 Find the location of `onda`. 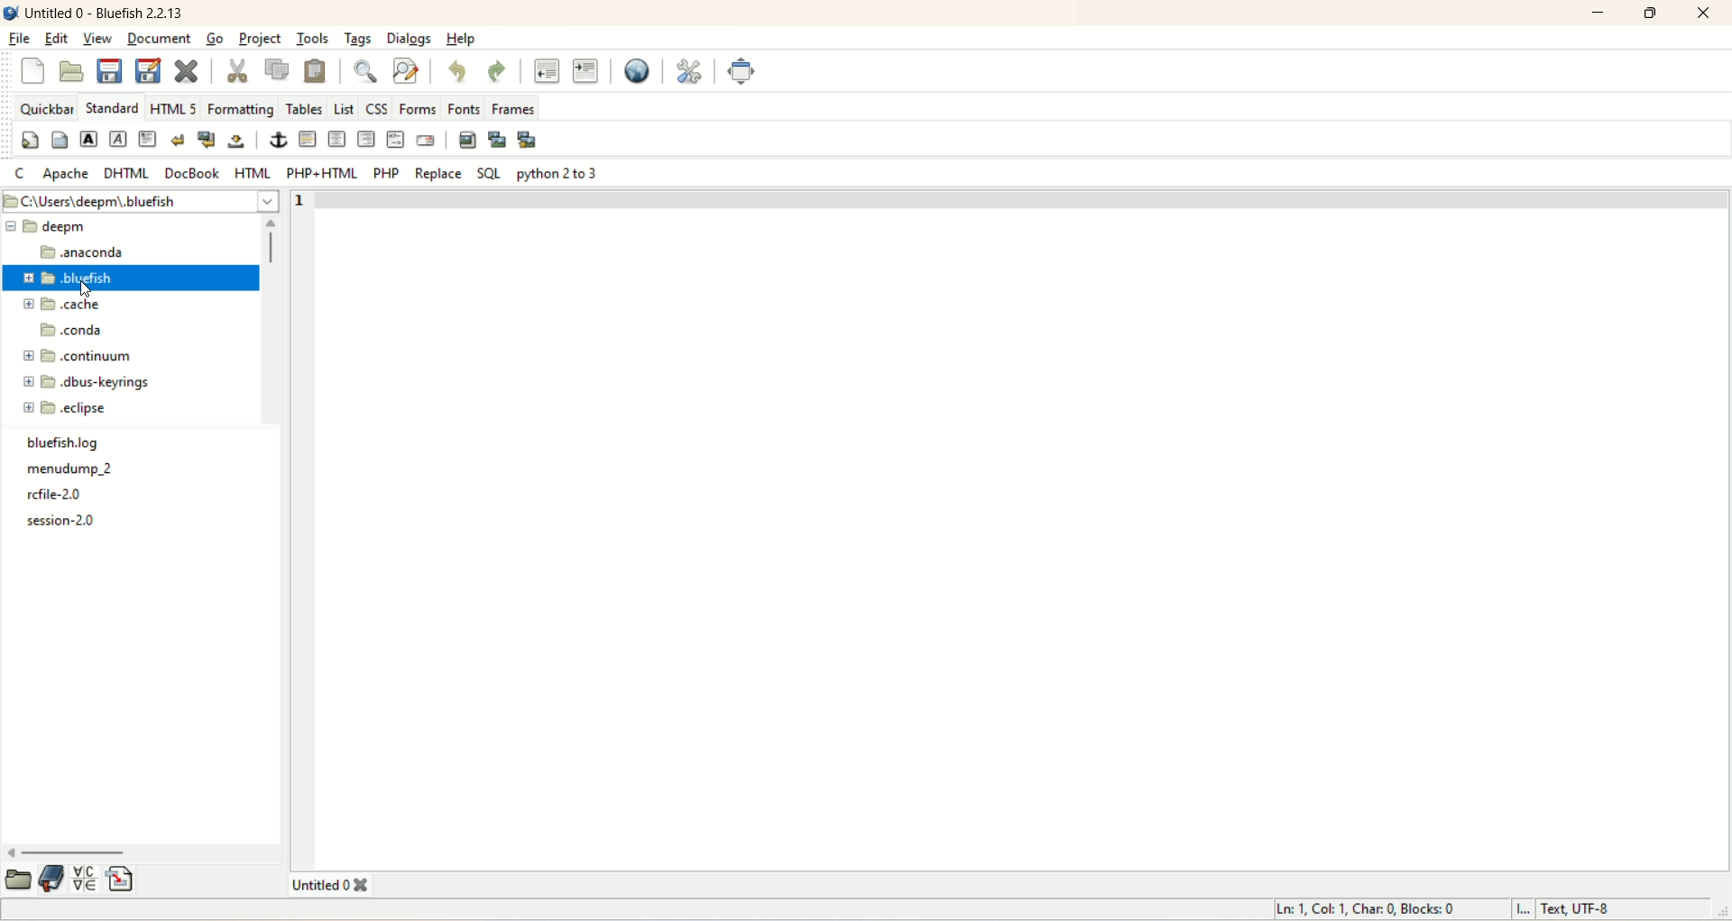

onda is located at coordinates (75, 330).